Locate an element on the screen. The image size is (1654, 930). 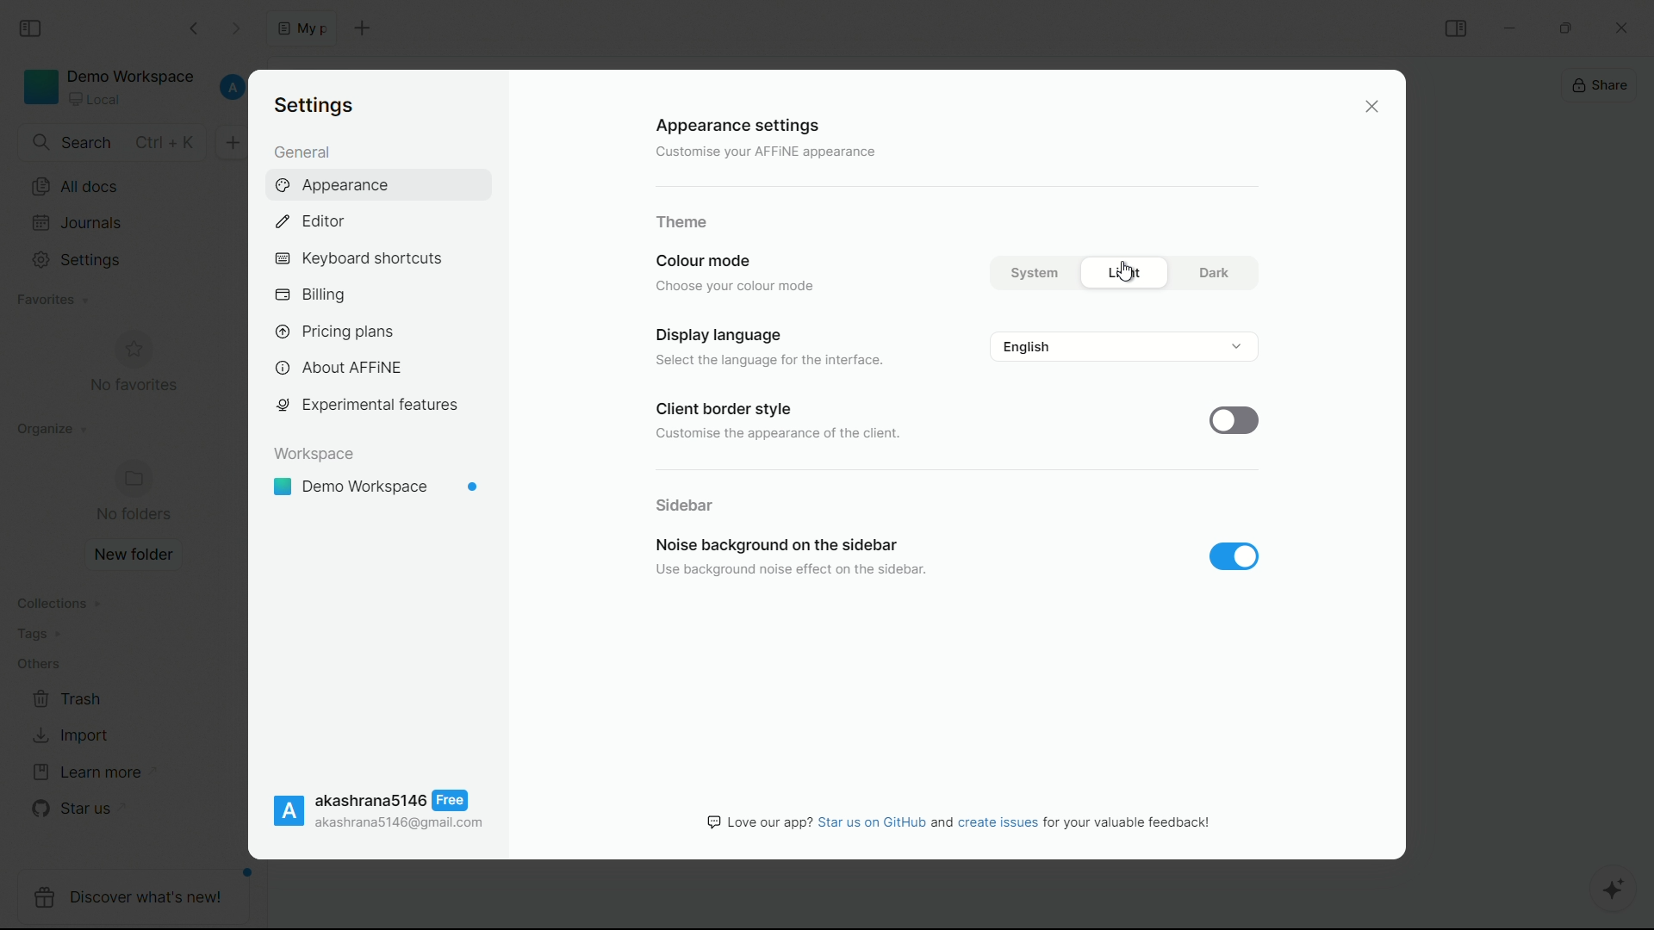
forward is located at coordinates (237, 27).